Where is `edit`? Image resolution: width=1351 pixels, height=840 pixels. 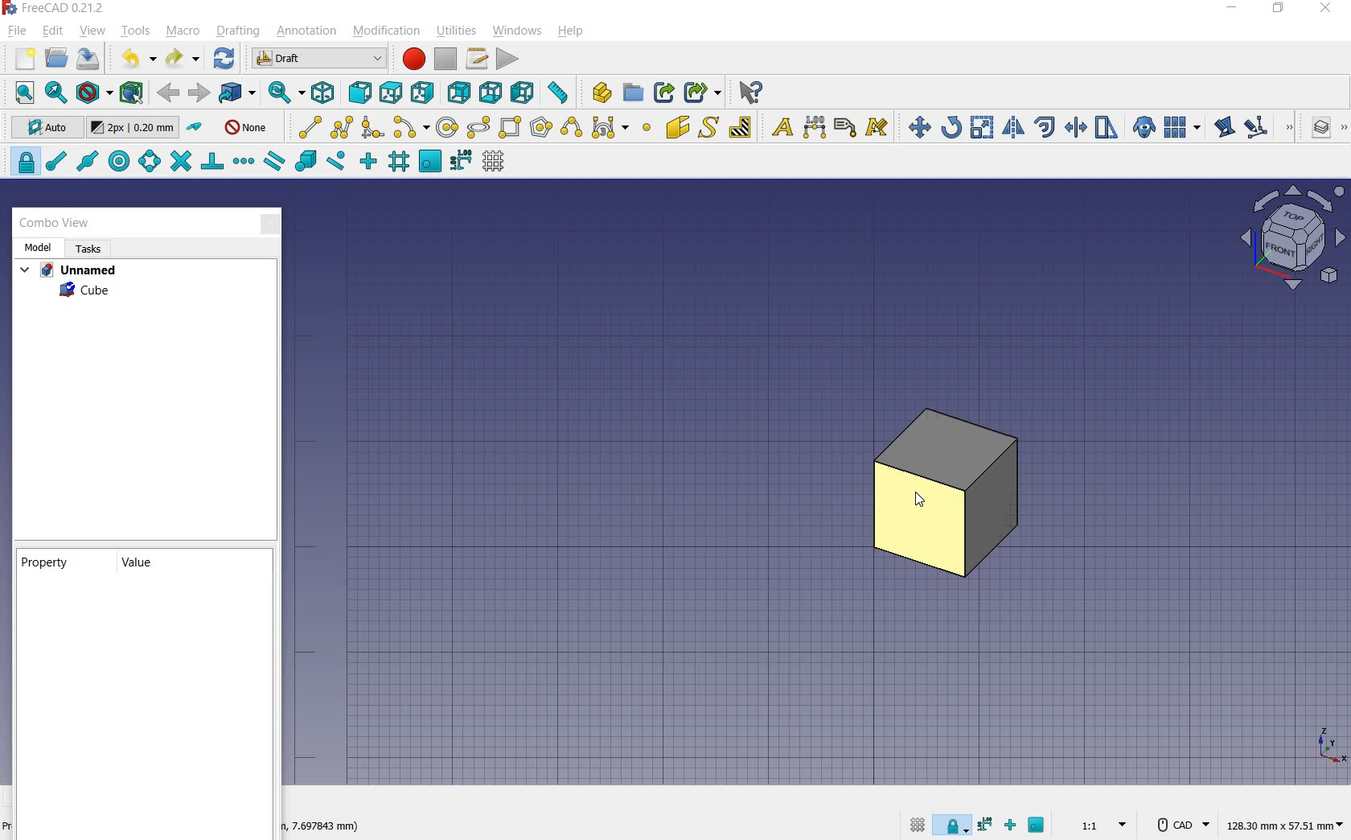 edit is located at coordinates (1224, 126).